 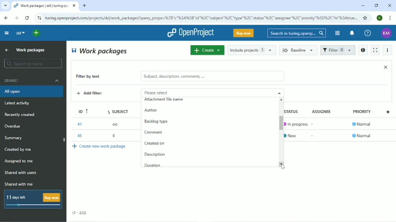 I want to click on Shared with users, so click(x=21, y=173).